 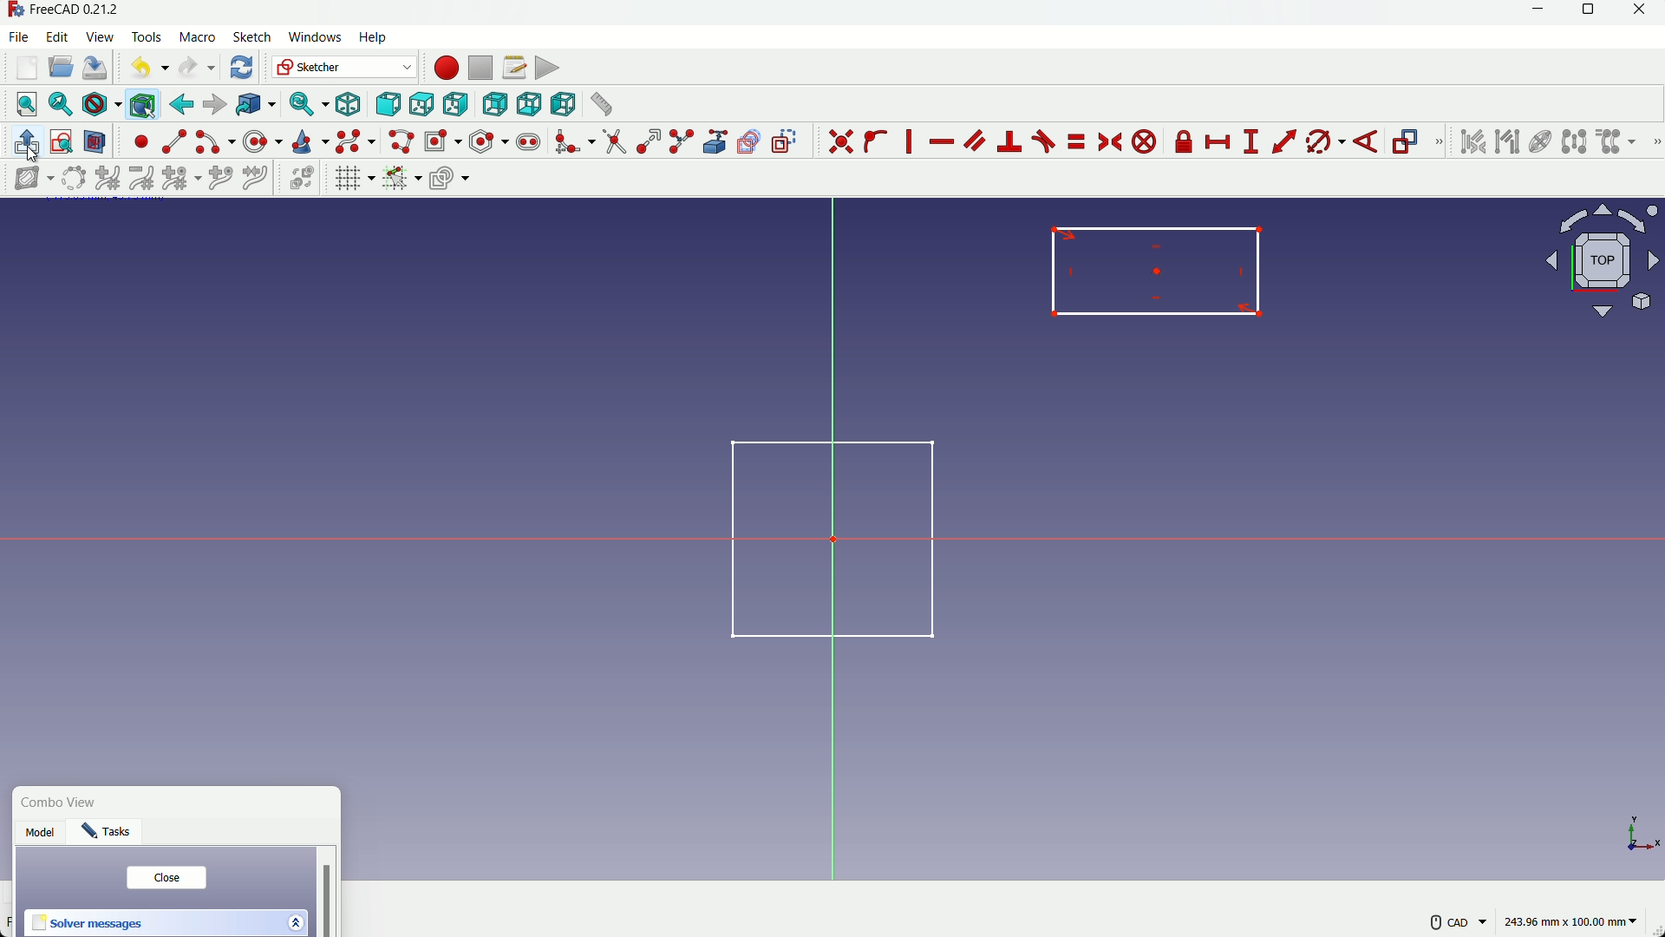 What do you see at coordinates (387, 106) in the screenshot?
I see `front view` at bounding box center [387, 106].